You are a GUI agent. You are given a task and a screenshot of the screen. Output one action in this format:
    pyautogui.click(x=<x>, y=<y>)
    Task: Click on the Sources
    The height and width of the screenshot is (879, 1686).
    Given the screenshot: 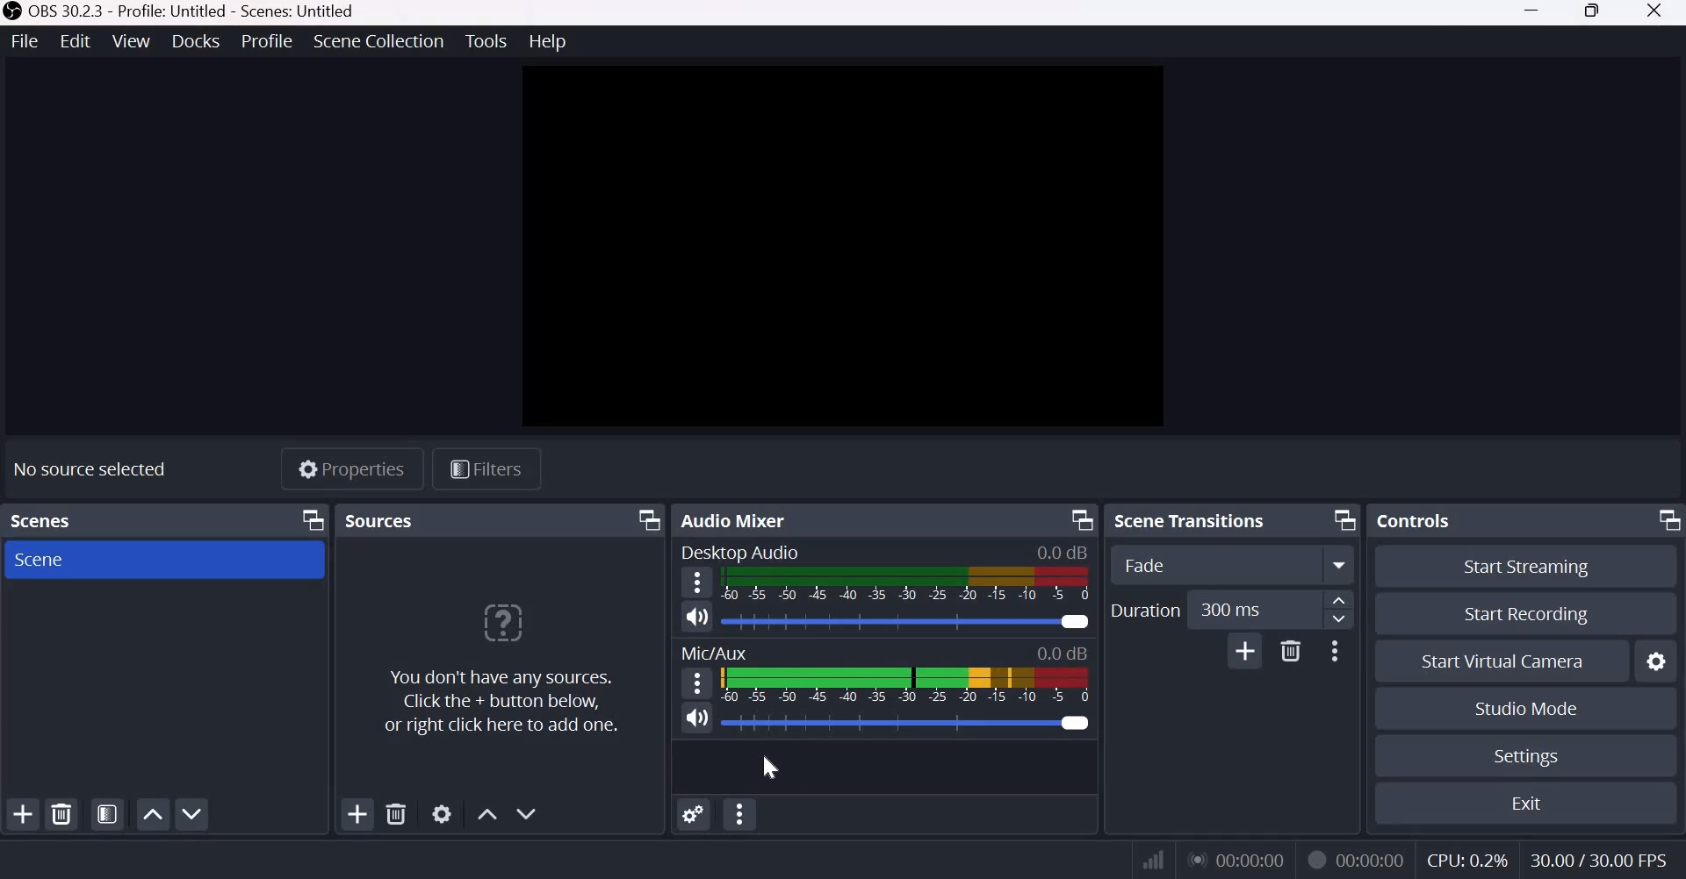 What is the action you would take?
    pyautogui.click(x=382, y=520)
    